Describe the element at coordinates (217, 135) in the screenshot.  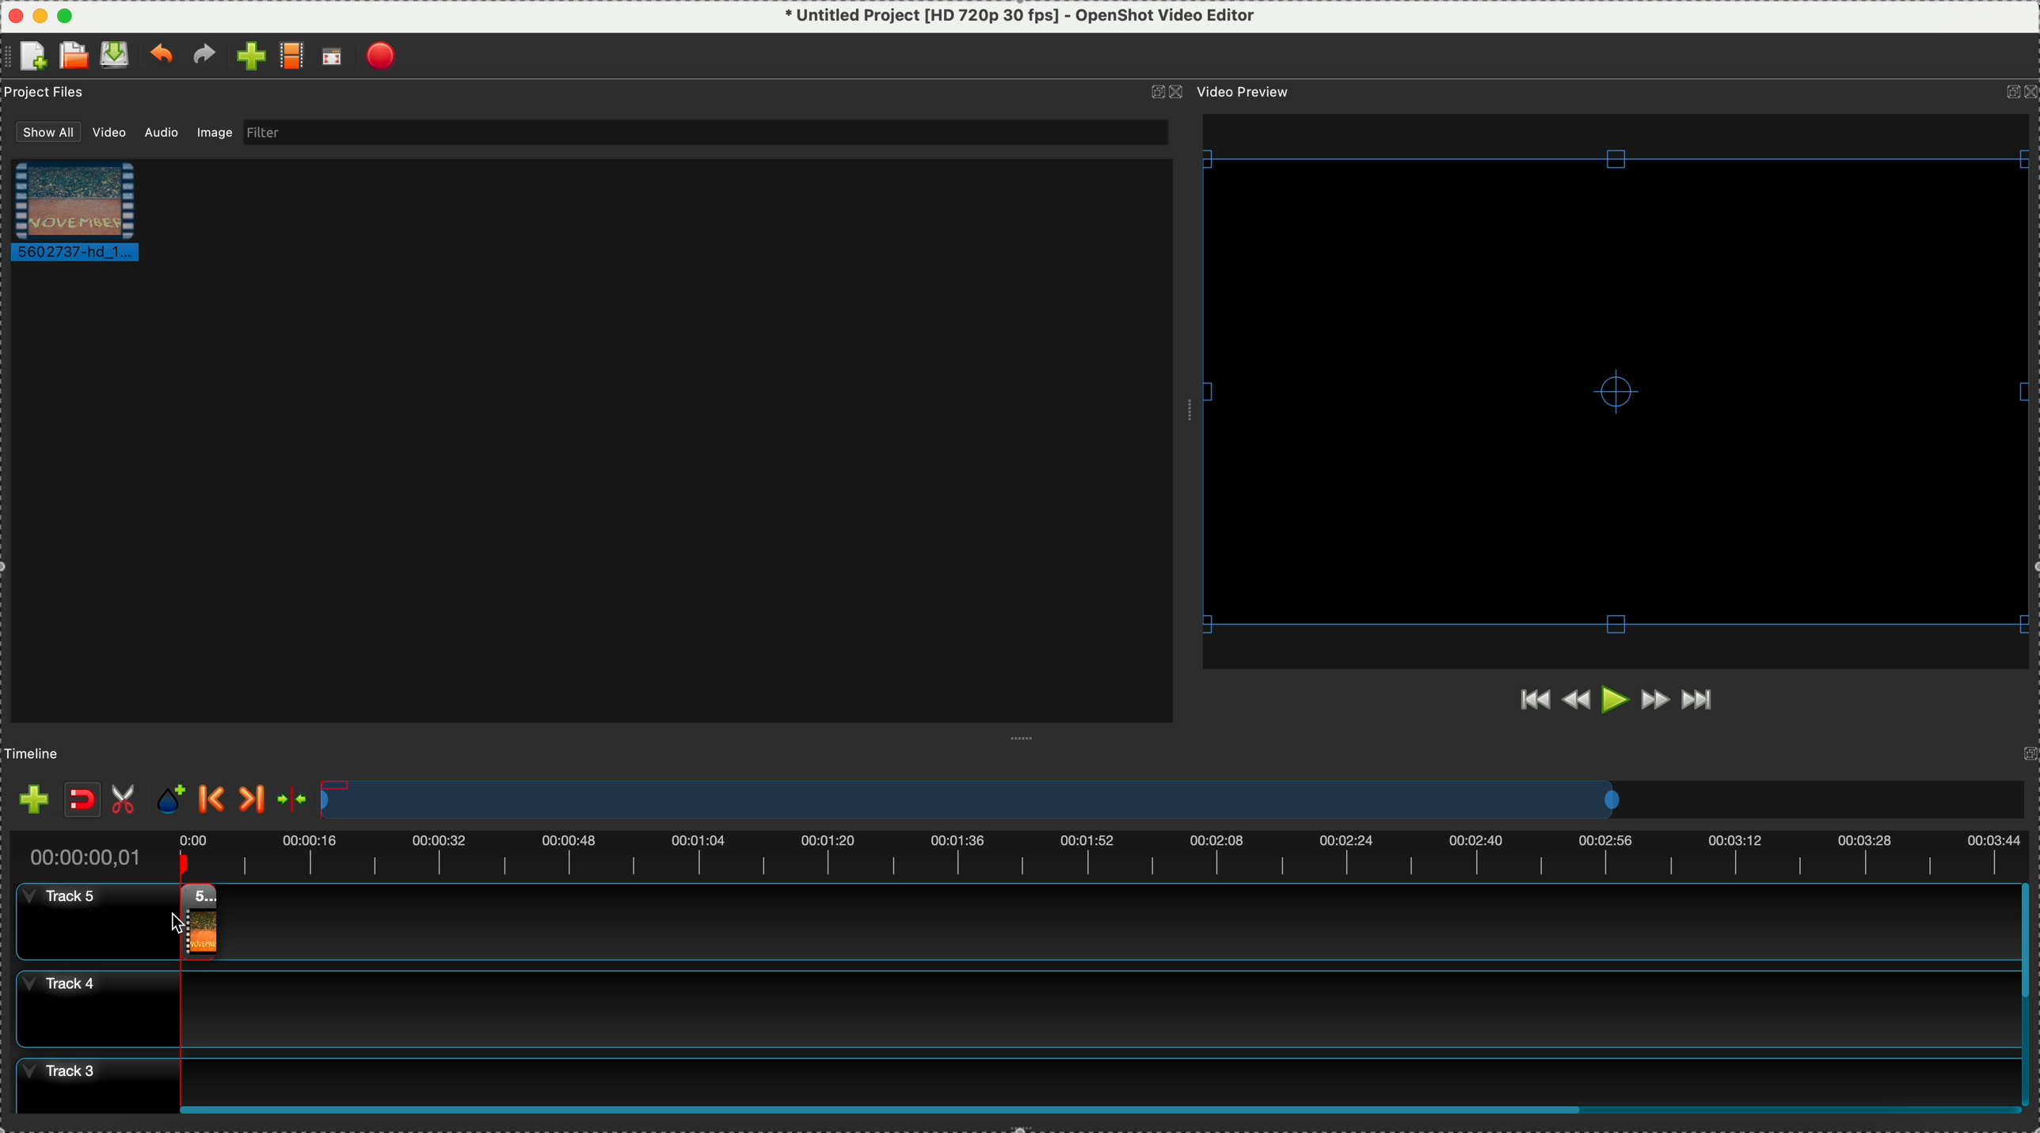
I see `image` at that location.